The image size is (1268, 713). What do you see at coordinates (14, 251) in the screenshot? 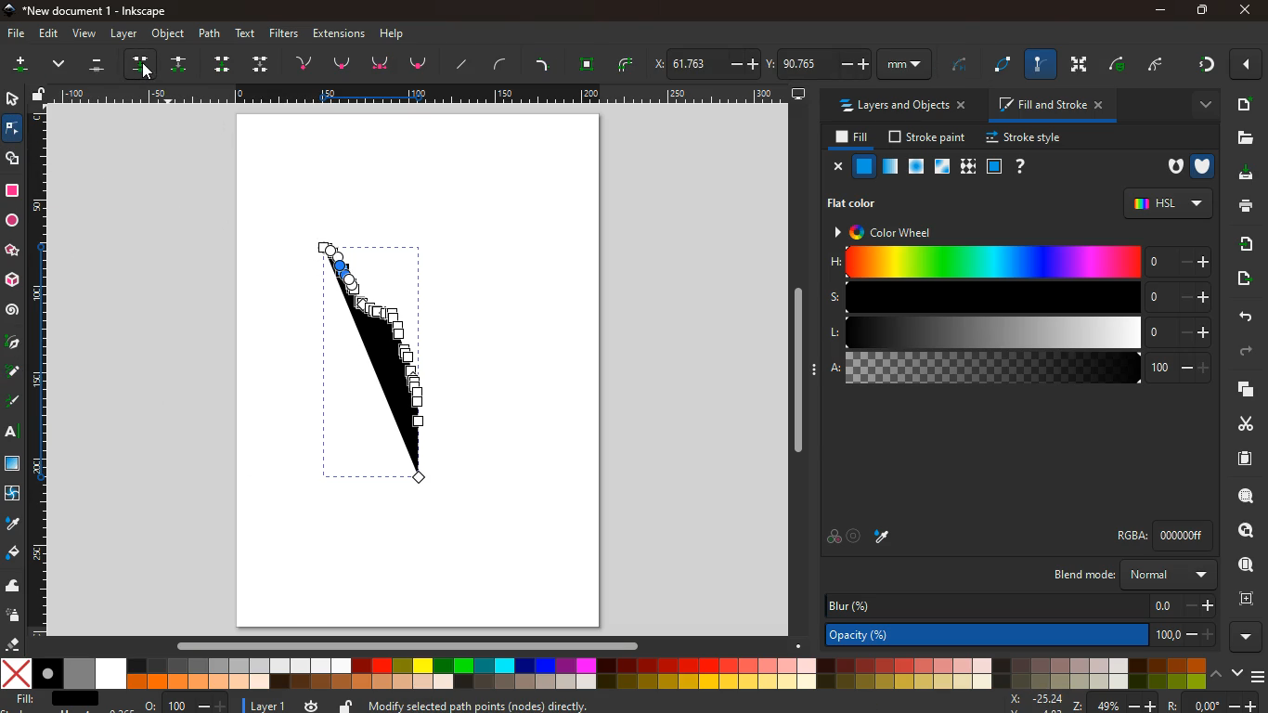
I see `star` at bounding box center [14, 251].